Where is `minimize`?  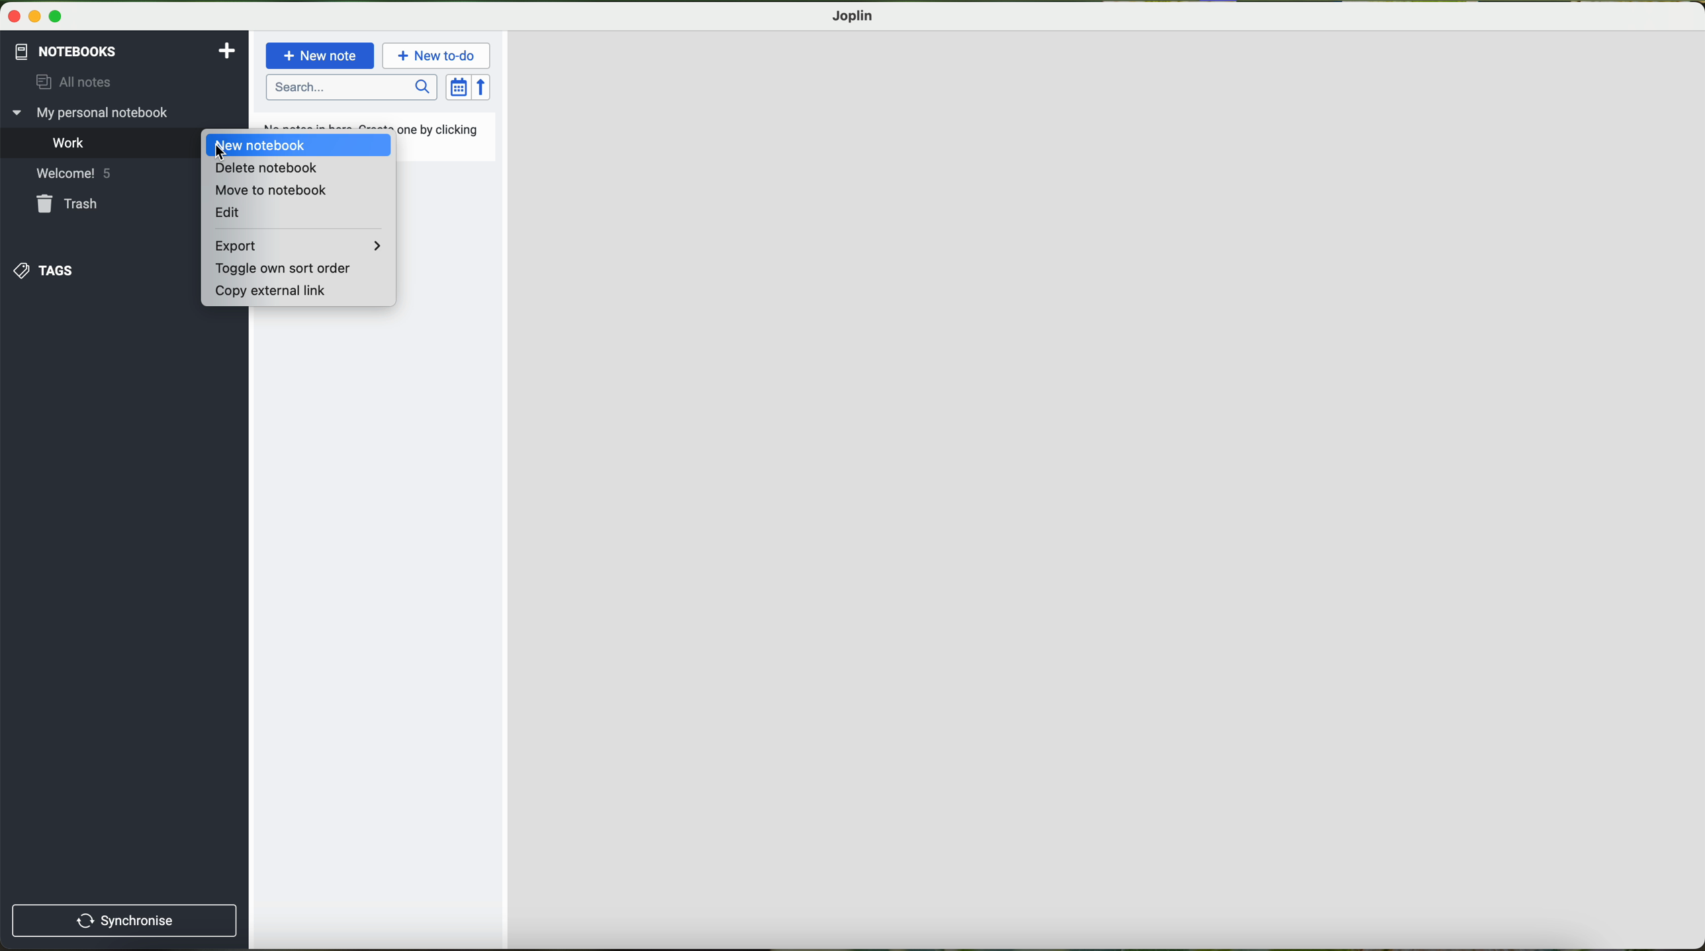 minimize is located at coordinates (36, 17).